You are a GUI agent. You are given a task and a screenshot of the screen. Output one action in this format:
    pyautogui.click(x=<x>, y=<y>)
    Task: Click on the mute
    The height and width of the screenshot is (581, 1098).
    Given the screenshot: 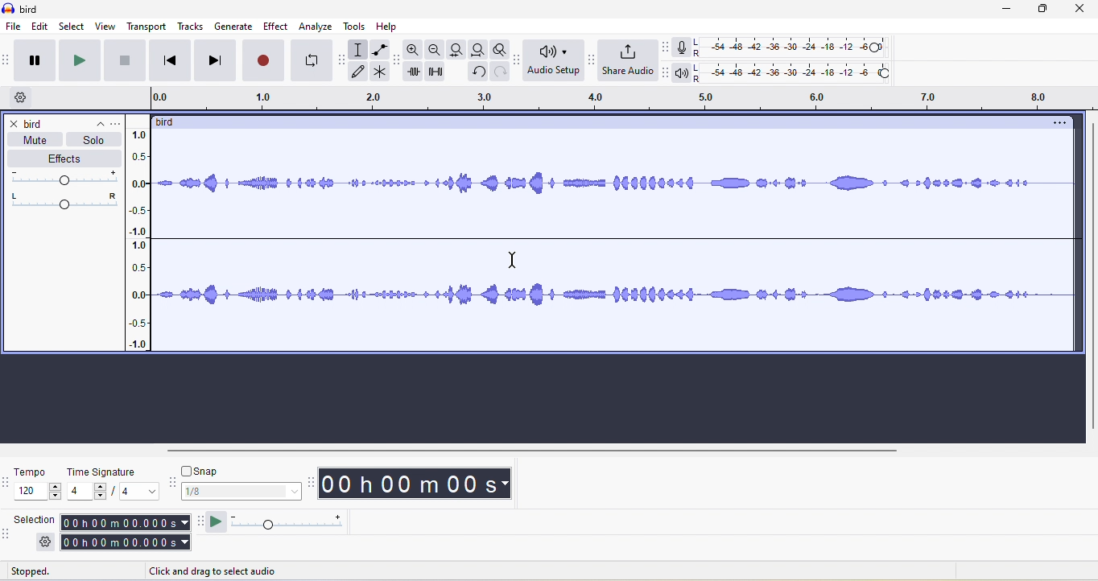 What is the action you would take?
    pyautogui.click(x=31, y=140)
    